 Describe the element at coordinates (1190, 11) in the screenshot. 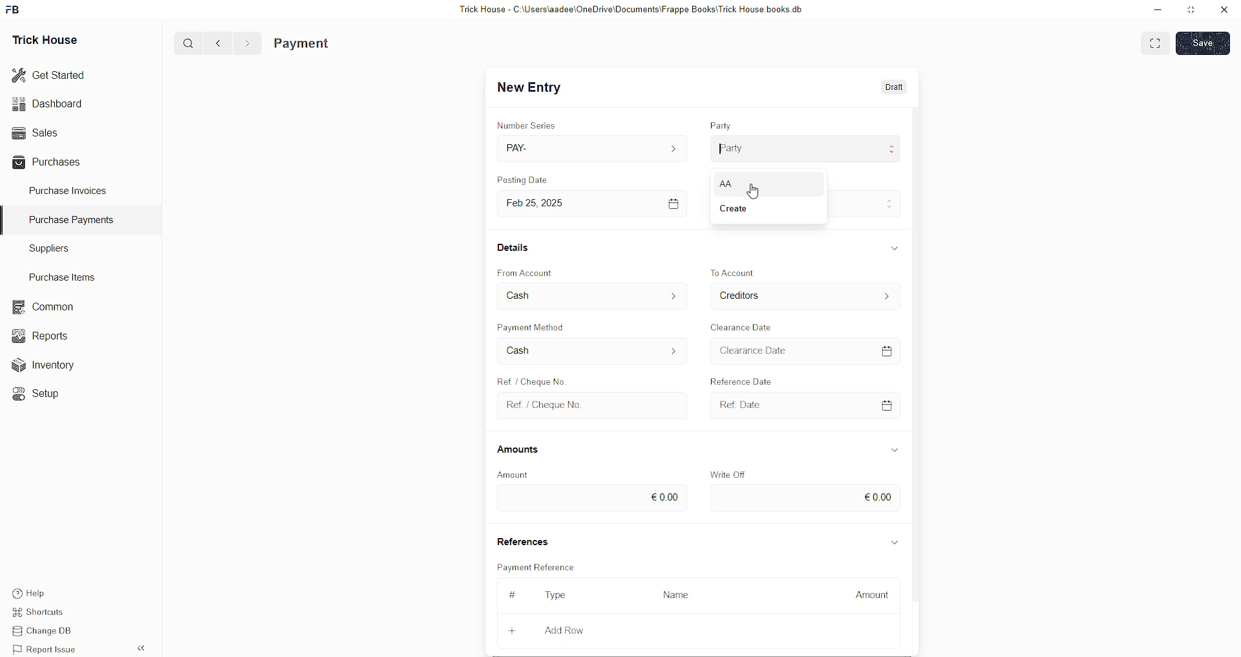

I see `minimise window` at that location.